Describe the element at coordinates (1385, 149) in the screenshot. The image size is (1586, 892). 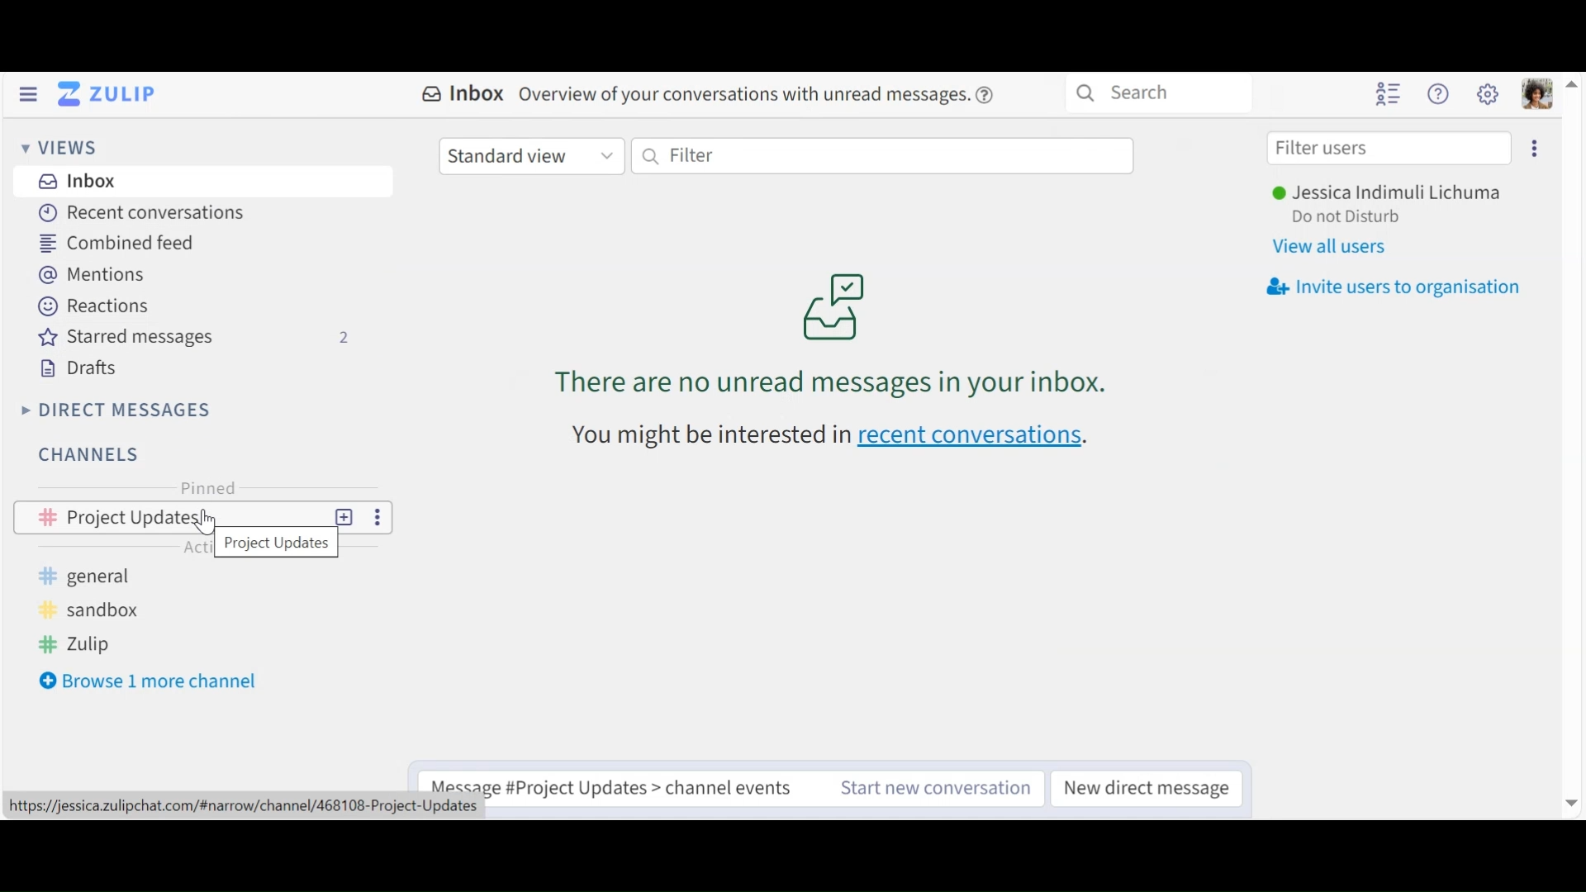
I see `Filter users` at that location.